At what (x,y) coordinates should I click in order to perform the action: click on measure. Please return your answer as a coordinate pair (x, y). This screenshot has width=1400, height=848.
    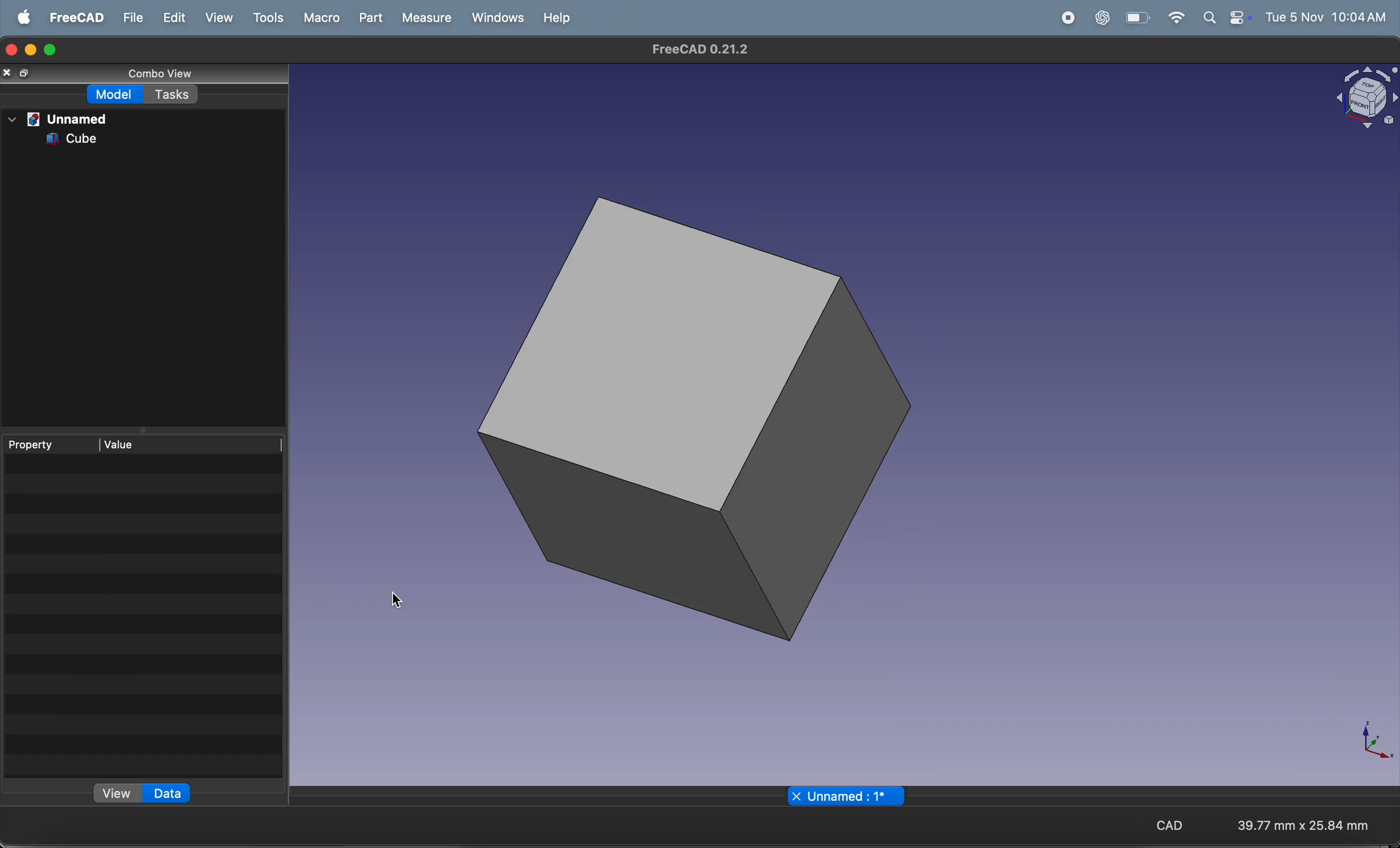
    Looking at the image, I should click on (429, 18).